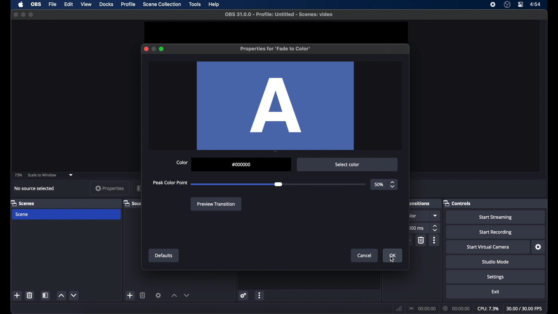 The height and width of the screenshot is (314, 558). Describe the element at coordinates (496, 292) in the screenshot. I see `exit` at that location.